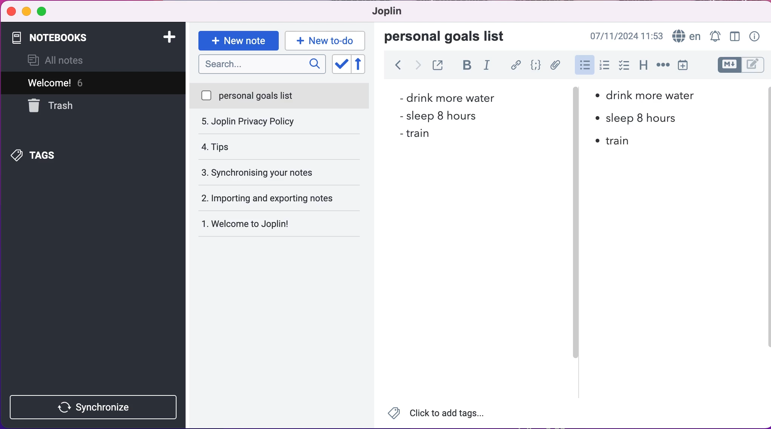  I want to click on new to-do, so click(328, 40).